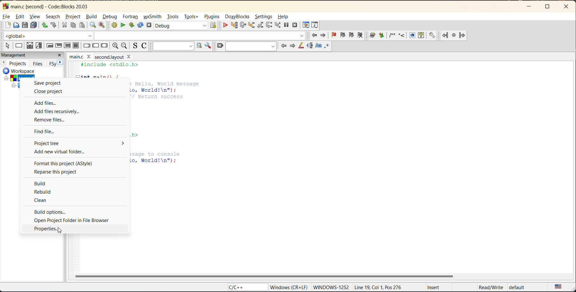  Describe the element at coordinates (252, 45) in the screenshot. I see `search` at that location.